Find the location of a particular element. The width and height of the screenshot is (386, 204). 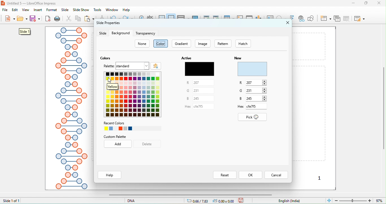

colors is located at coordinates (107, 58).